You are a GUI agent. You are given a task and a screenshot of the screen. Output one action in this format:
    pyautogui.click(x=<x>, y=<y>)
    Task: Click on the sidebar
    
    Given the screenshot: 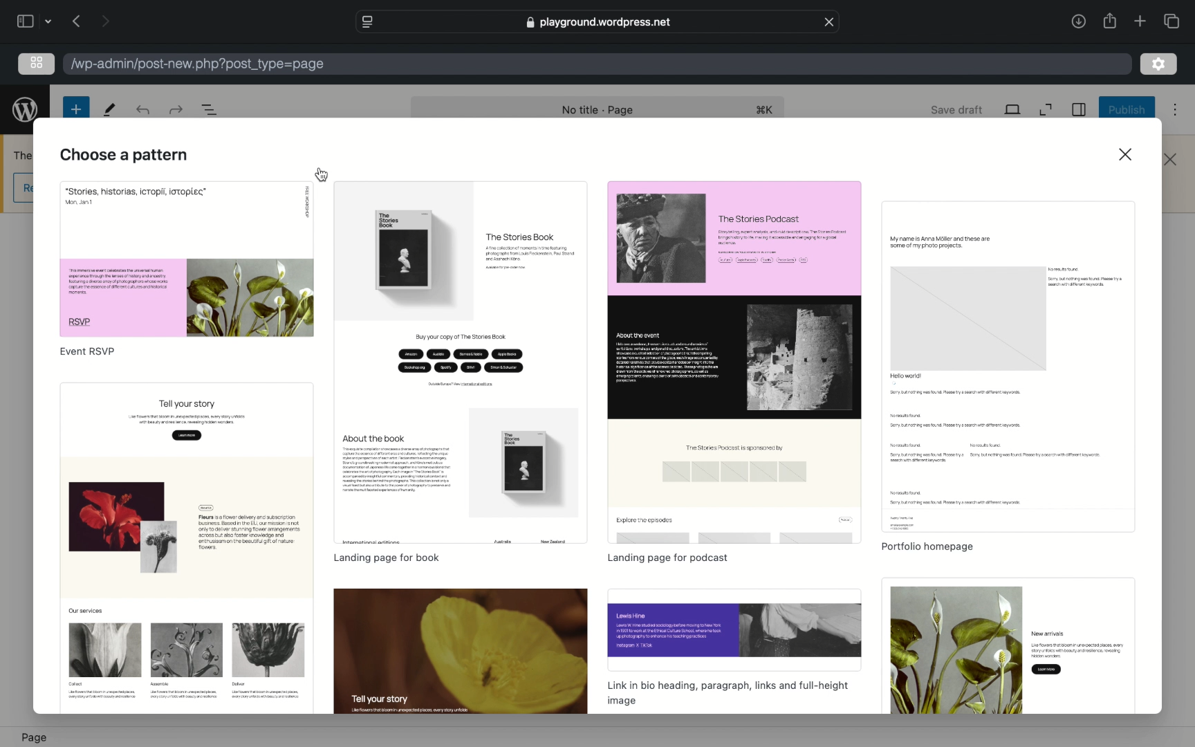 What is the action you would take?
    pyautogui.click(x=1077, y=110)
    